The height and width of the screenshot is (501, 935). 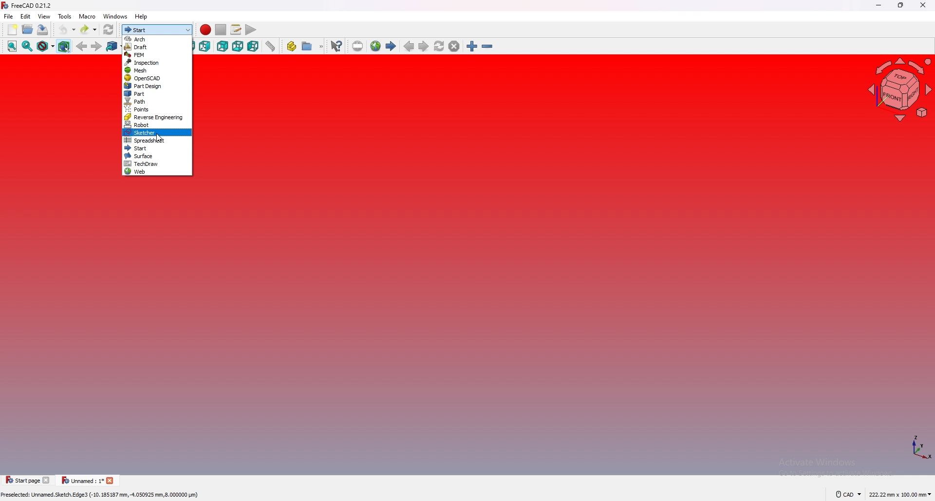 What do you see at coordinates (409, 46) in the screenshot?
I see `previous page` at bounding box center [409, 46].